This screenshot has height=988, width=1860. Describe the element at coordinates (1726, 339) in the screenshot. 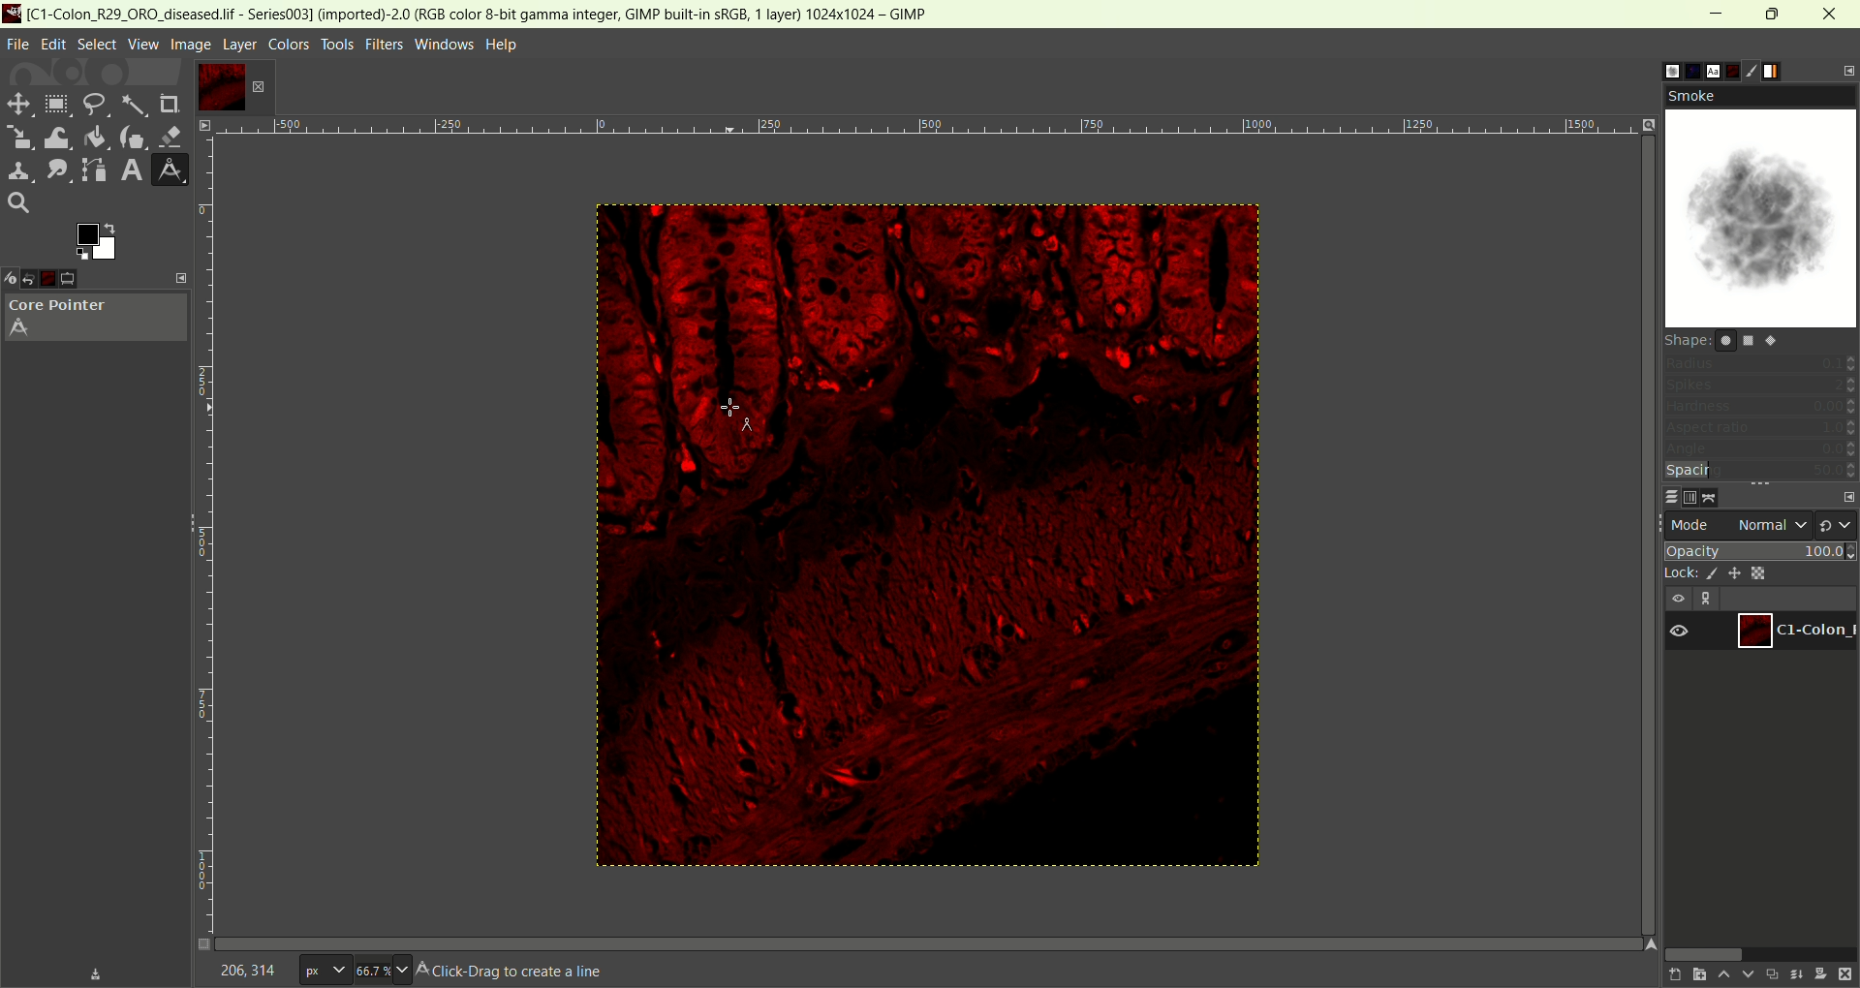

I see `shape` at that location.